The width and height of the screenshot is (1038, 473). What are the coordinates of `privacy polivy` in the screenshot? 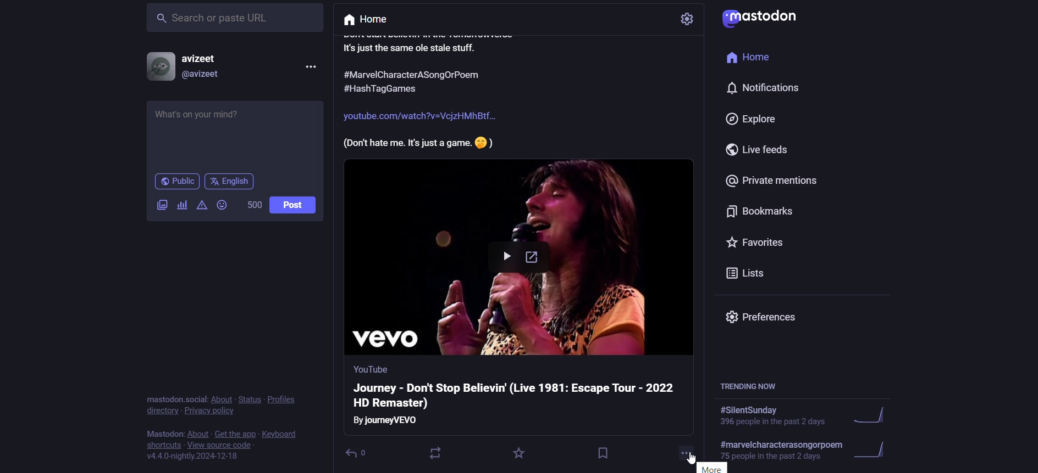 It's located at (213, 411).